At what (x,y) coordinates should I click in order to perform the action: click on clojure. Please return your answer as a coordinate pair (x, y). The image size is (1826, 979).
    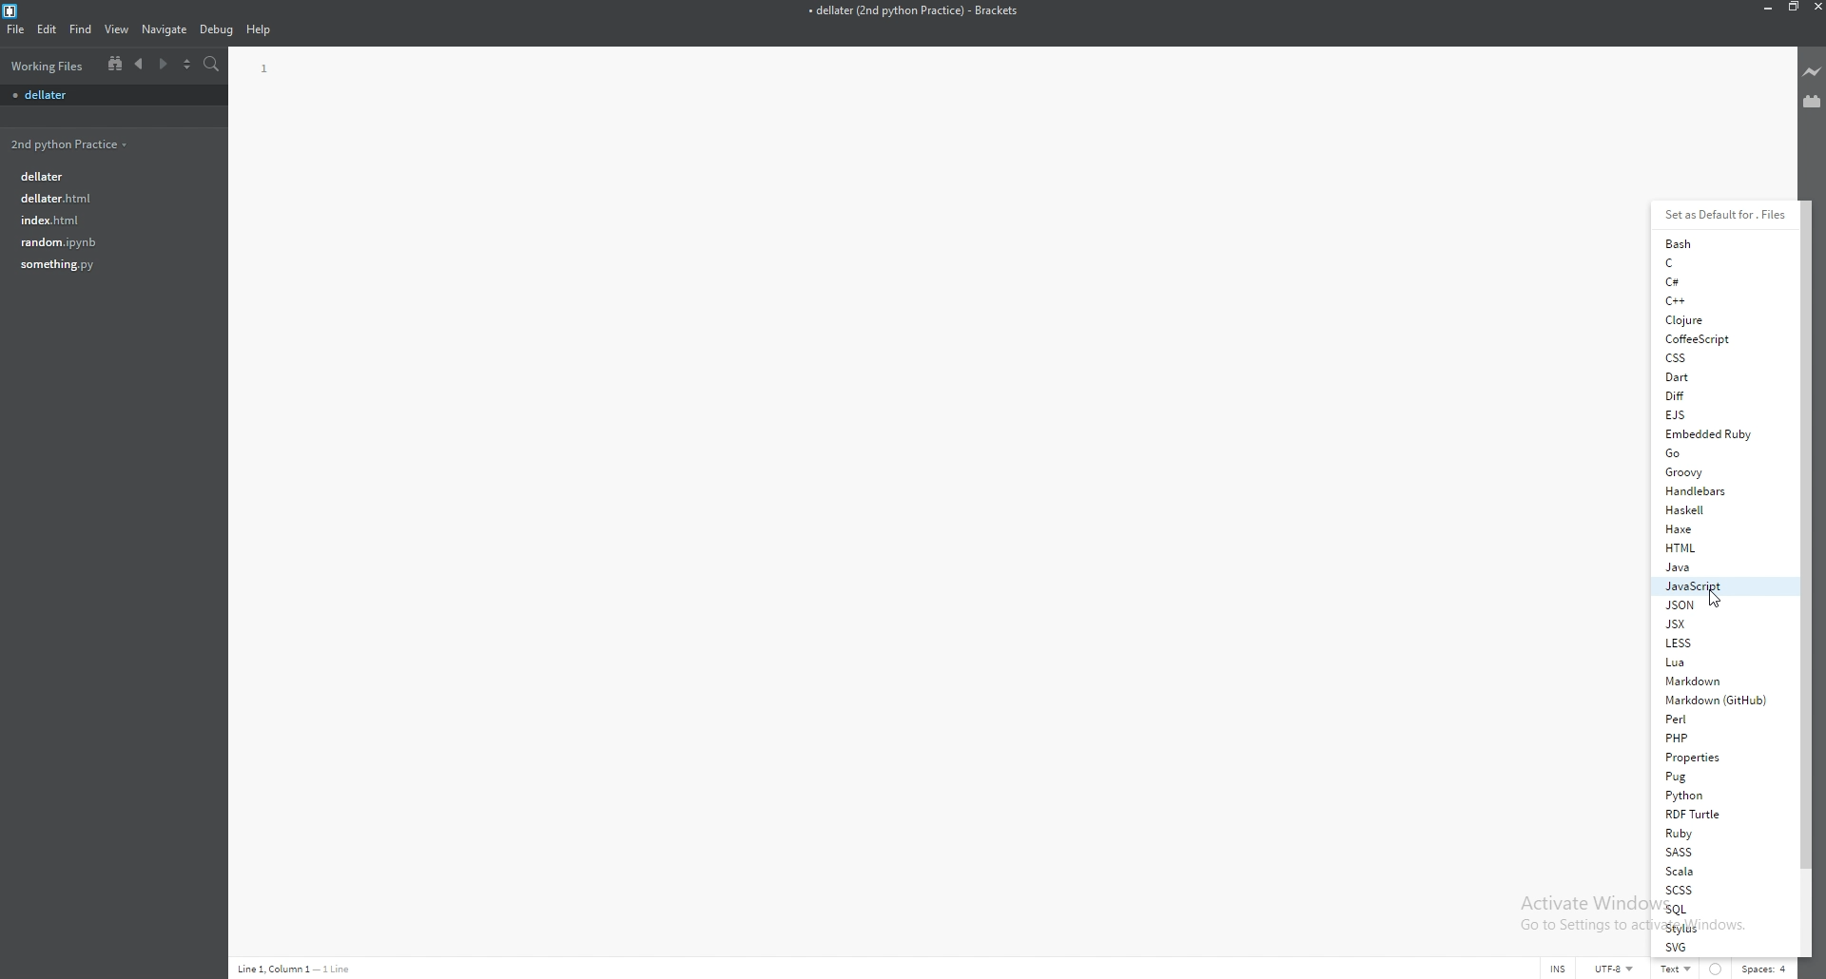
    Looking at the image, I should click on (1717, 319).